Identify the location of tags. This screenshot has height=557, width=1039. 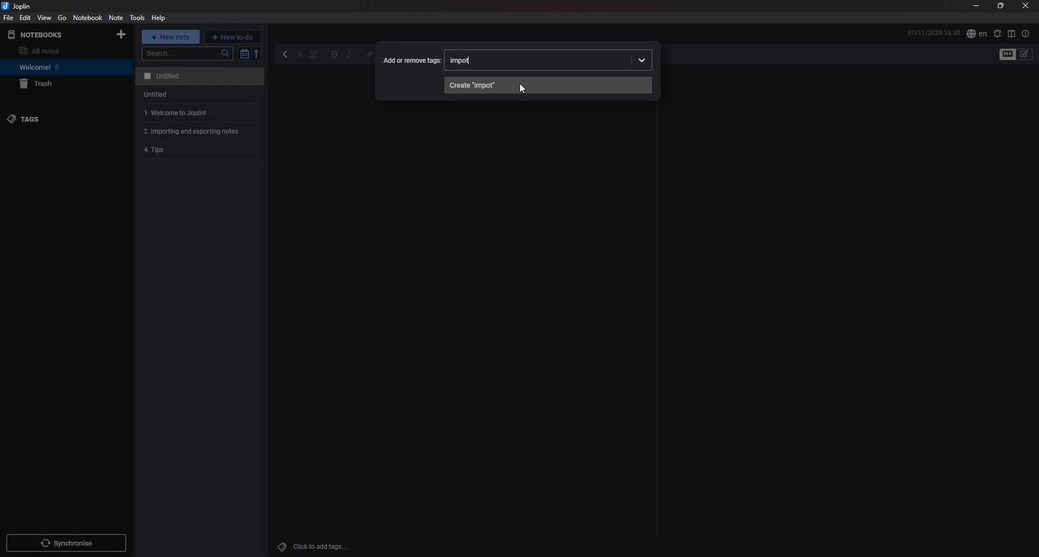
(52, 118).